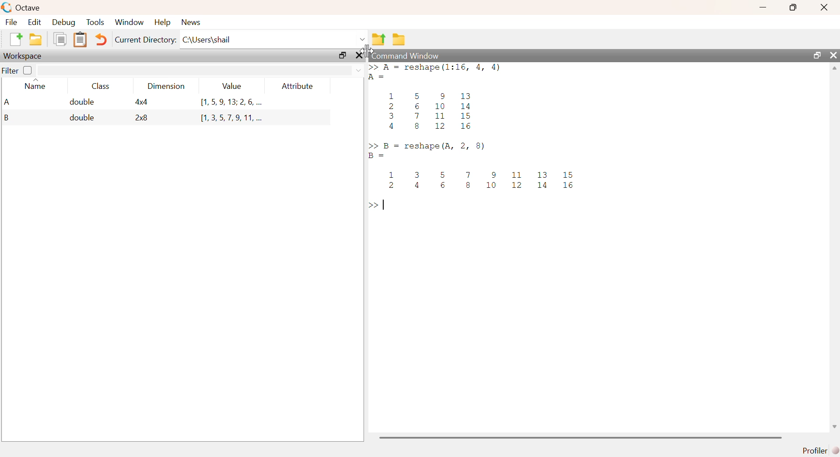 This screenshot has width=840, height=457. Describe the element at coordinates (8, 102) in the screenshot. I see `A` at that location.